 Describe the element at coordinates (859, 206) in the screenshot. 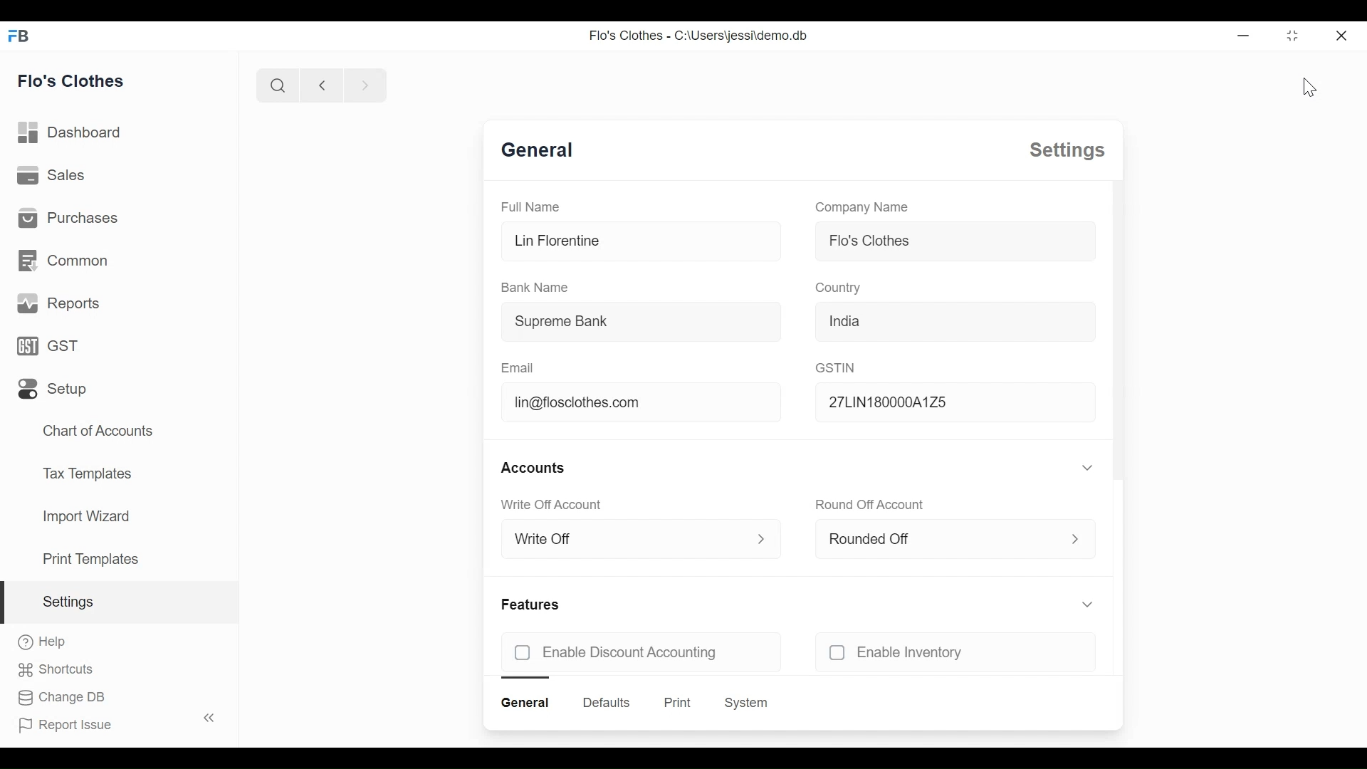

I see `Company Name` at that location.